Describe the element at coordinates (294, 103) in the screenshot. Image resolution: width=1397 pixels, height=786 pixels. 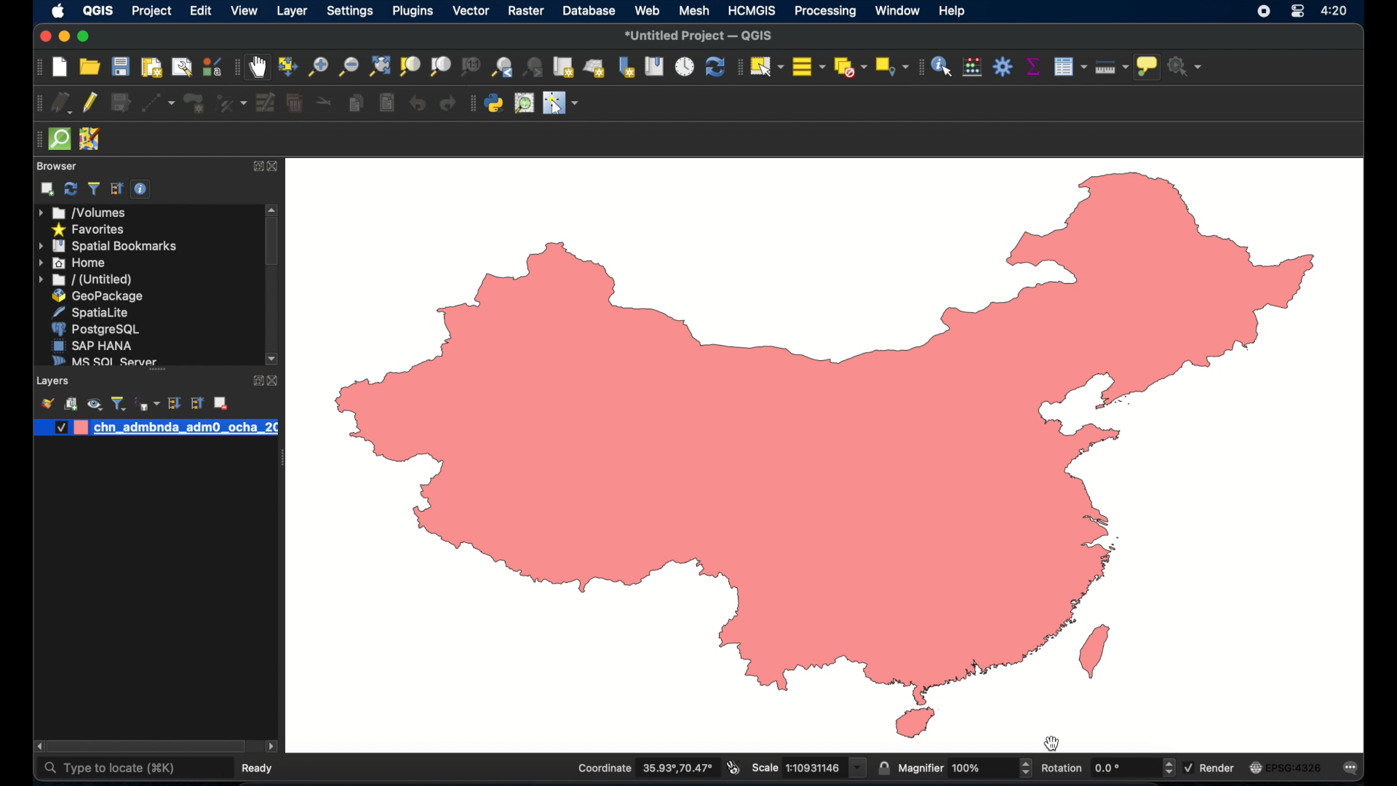
I see `delete selected` at that location.